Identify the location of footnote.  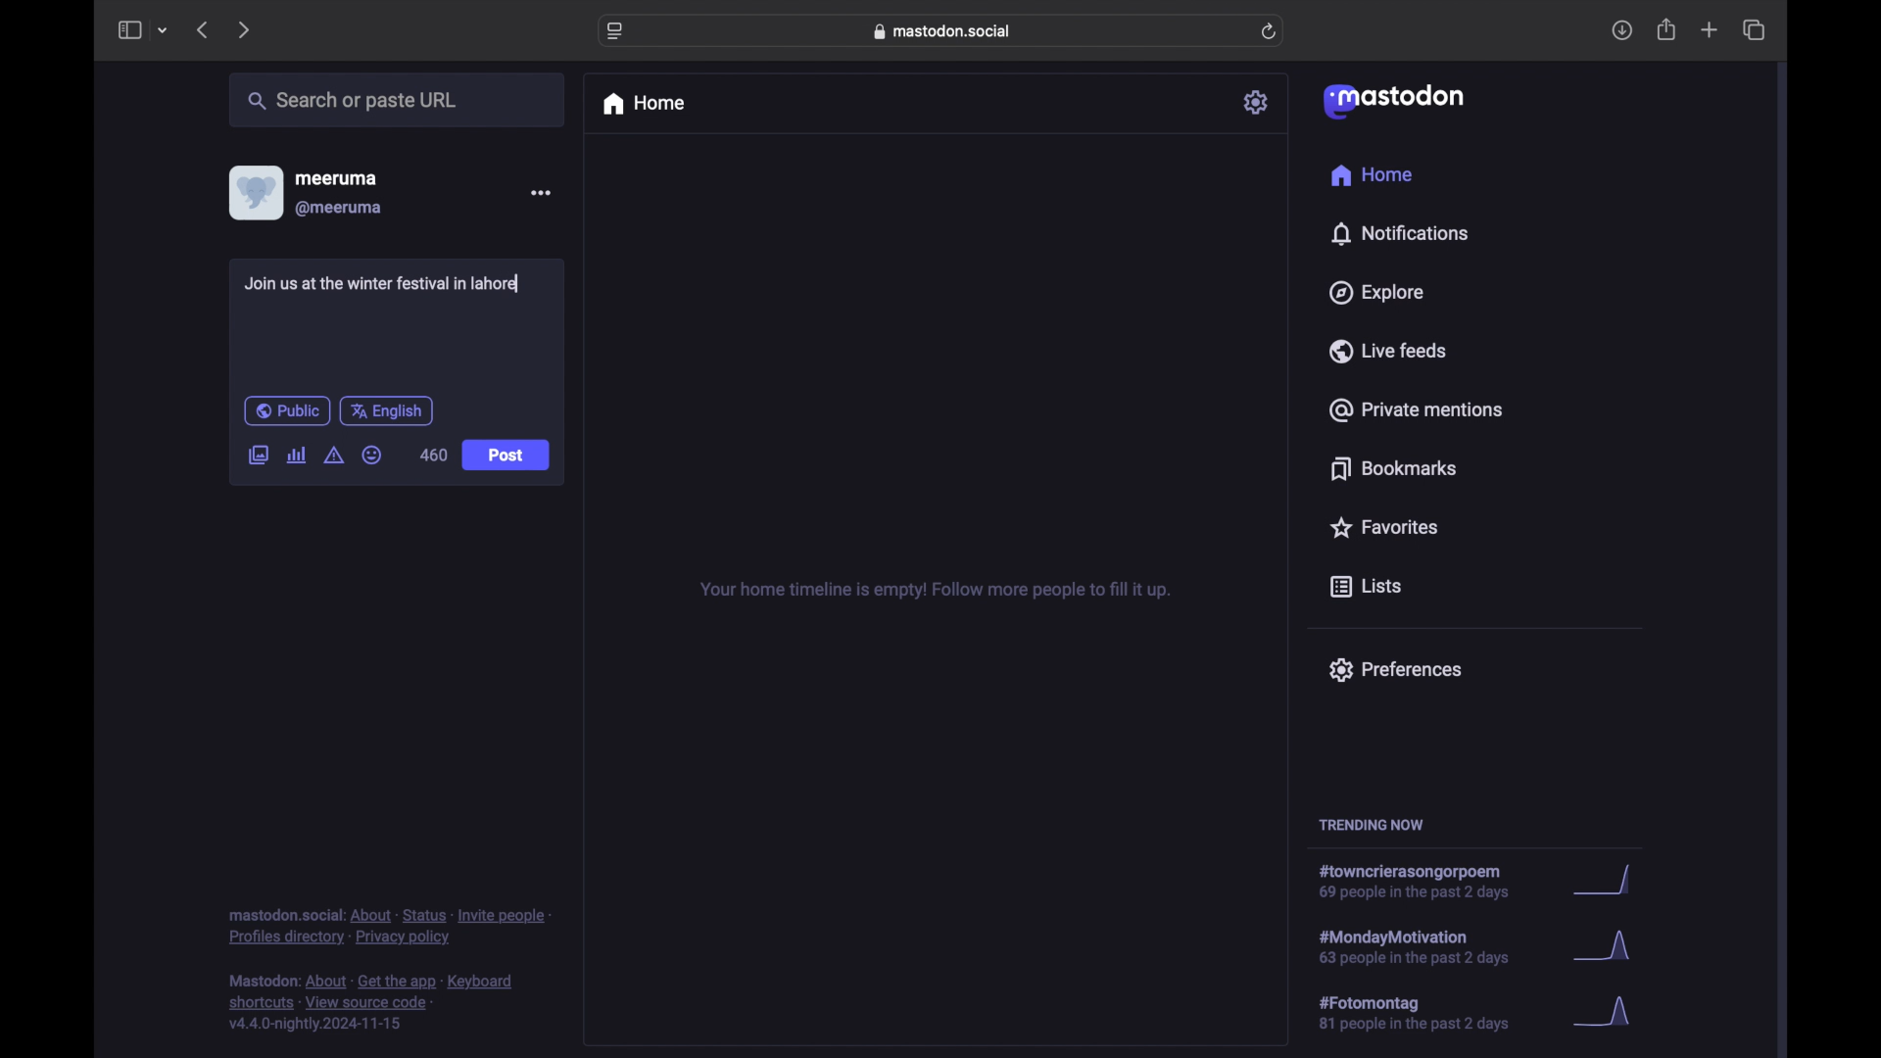
(374, 1003).